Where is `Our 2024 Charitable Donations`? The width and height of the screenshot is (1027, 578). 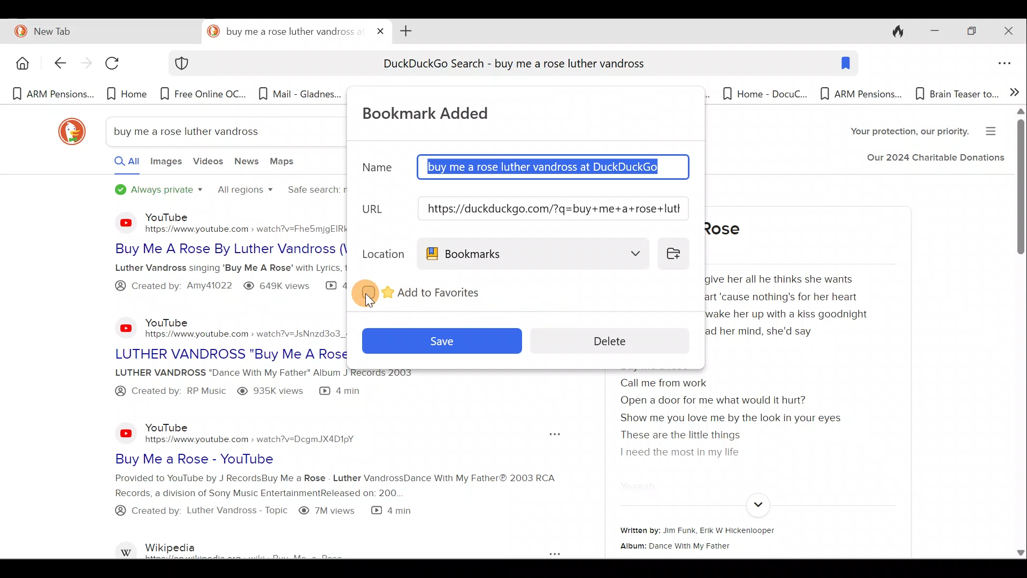
Our 2024 Charitable Donations is located at coordinates (935, 160).